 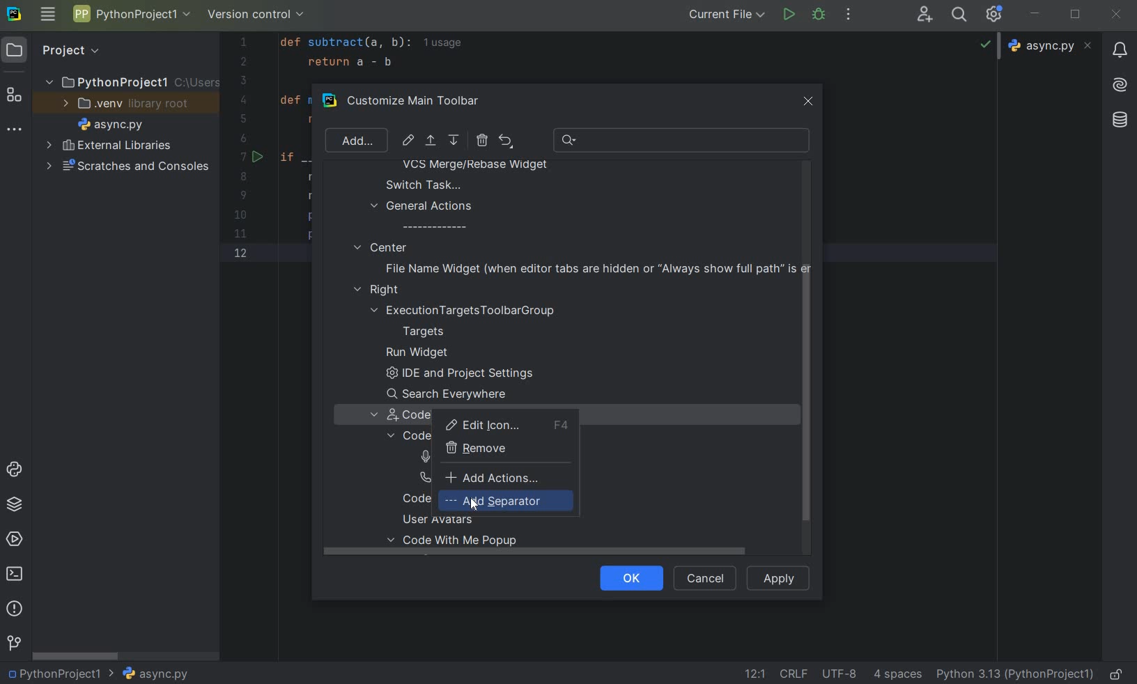 What do you see at coordinates (15, 541) in the screenshot?
I see `SERVICES` at bounding box center [15, 541].